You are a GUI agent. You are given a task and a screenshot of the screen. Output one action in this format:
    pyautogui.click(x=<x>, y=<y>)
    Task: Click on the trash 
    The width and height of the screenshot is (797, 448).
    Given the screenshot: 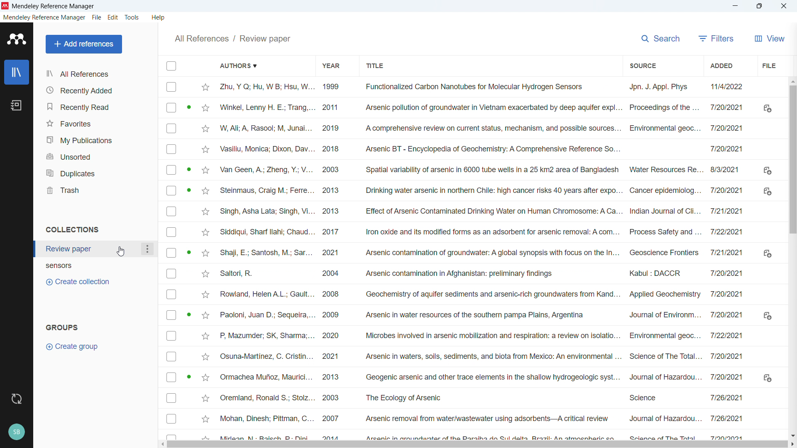 What is the action you would take?
    pyautogui.click(x=97, y=190)
    